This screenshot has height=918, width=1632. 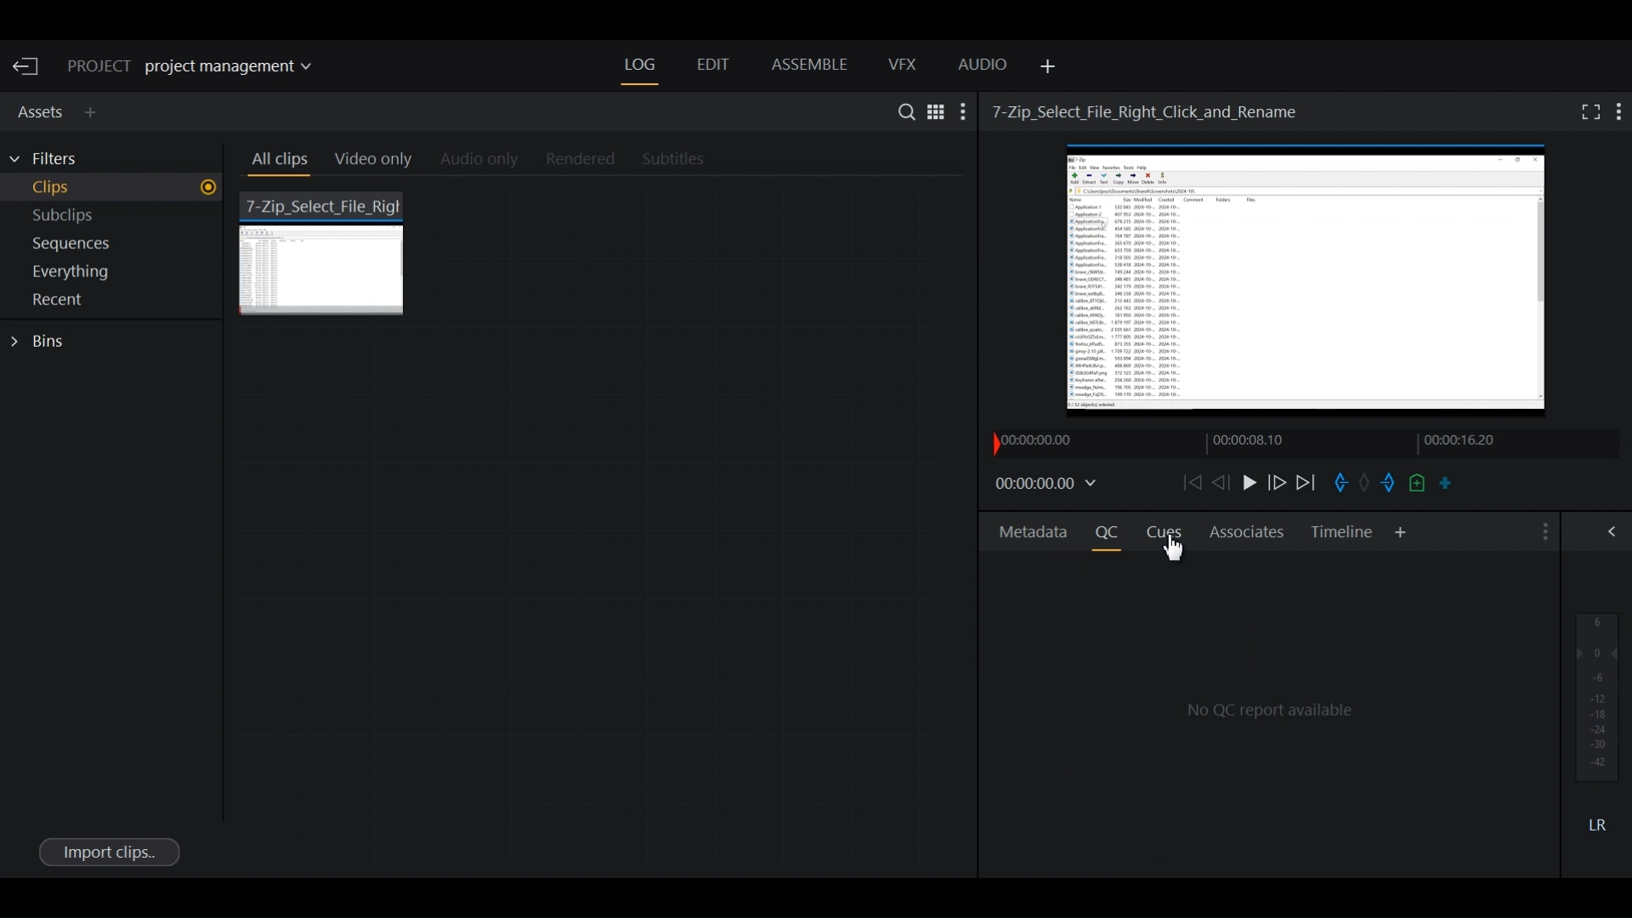 I want to click on Show sequences in current project, so click(x=116, y=246).